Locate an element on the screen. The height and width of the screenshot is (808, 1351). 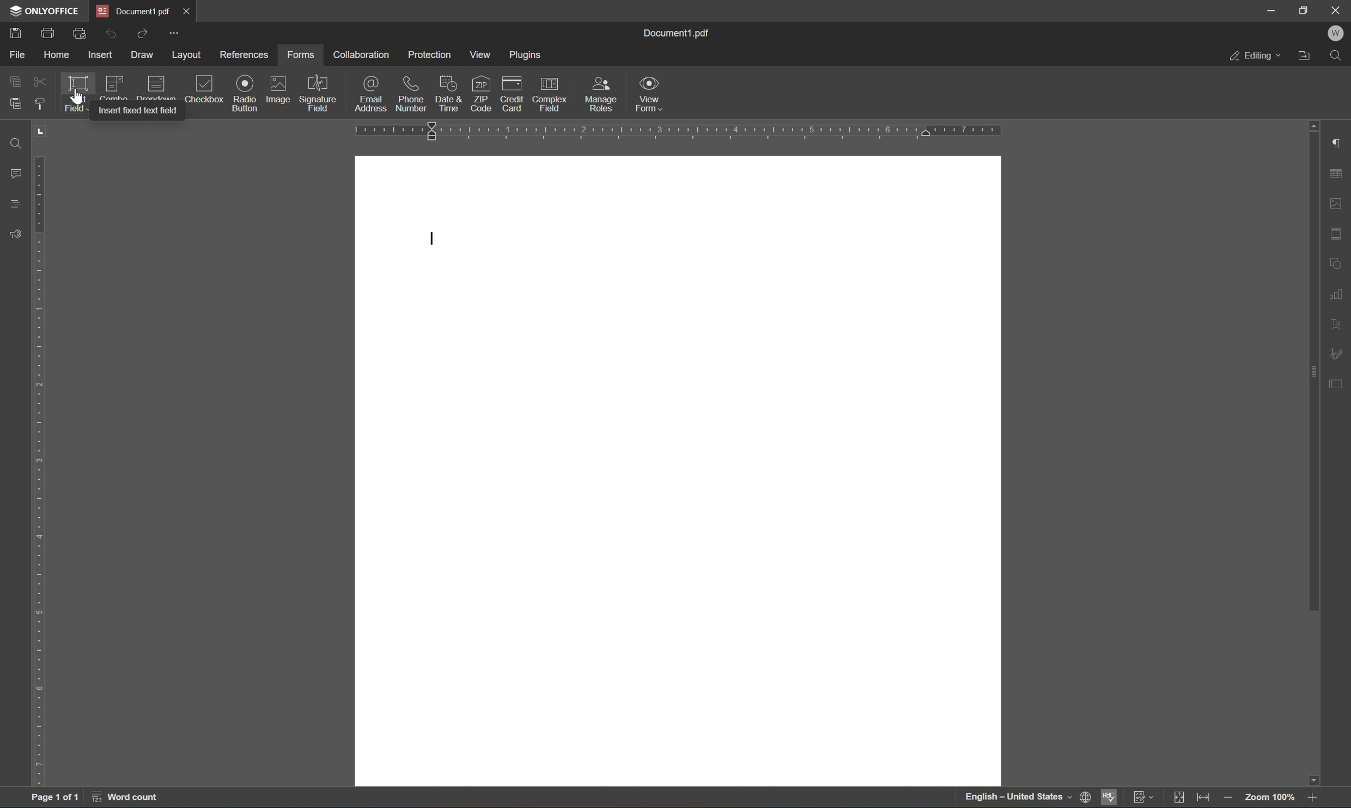
image settings is located at coordinates (1338, 202).